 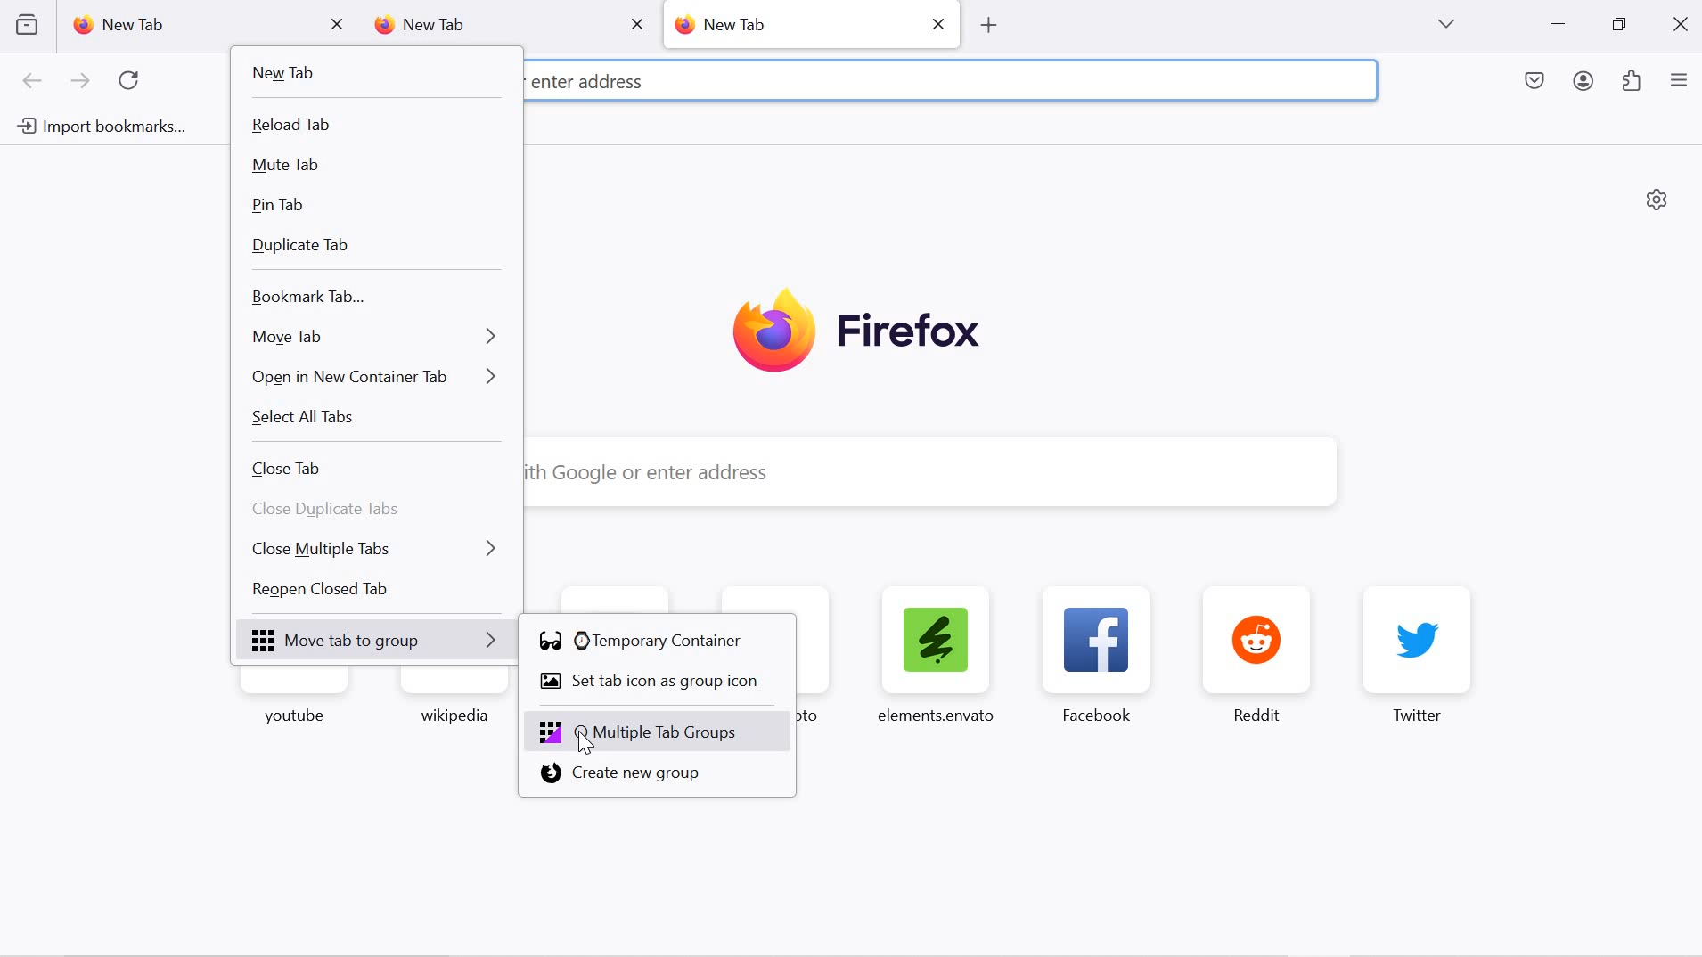 I want to click on new tab, so click(x=370, y=74).